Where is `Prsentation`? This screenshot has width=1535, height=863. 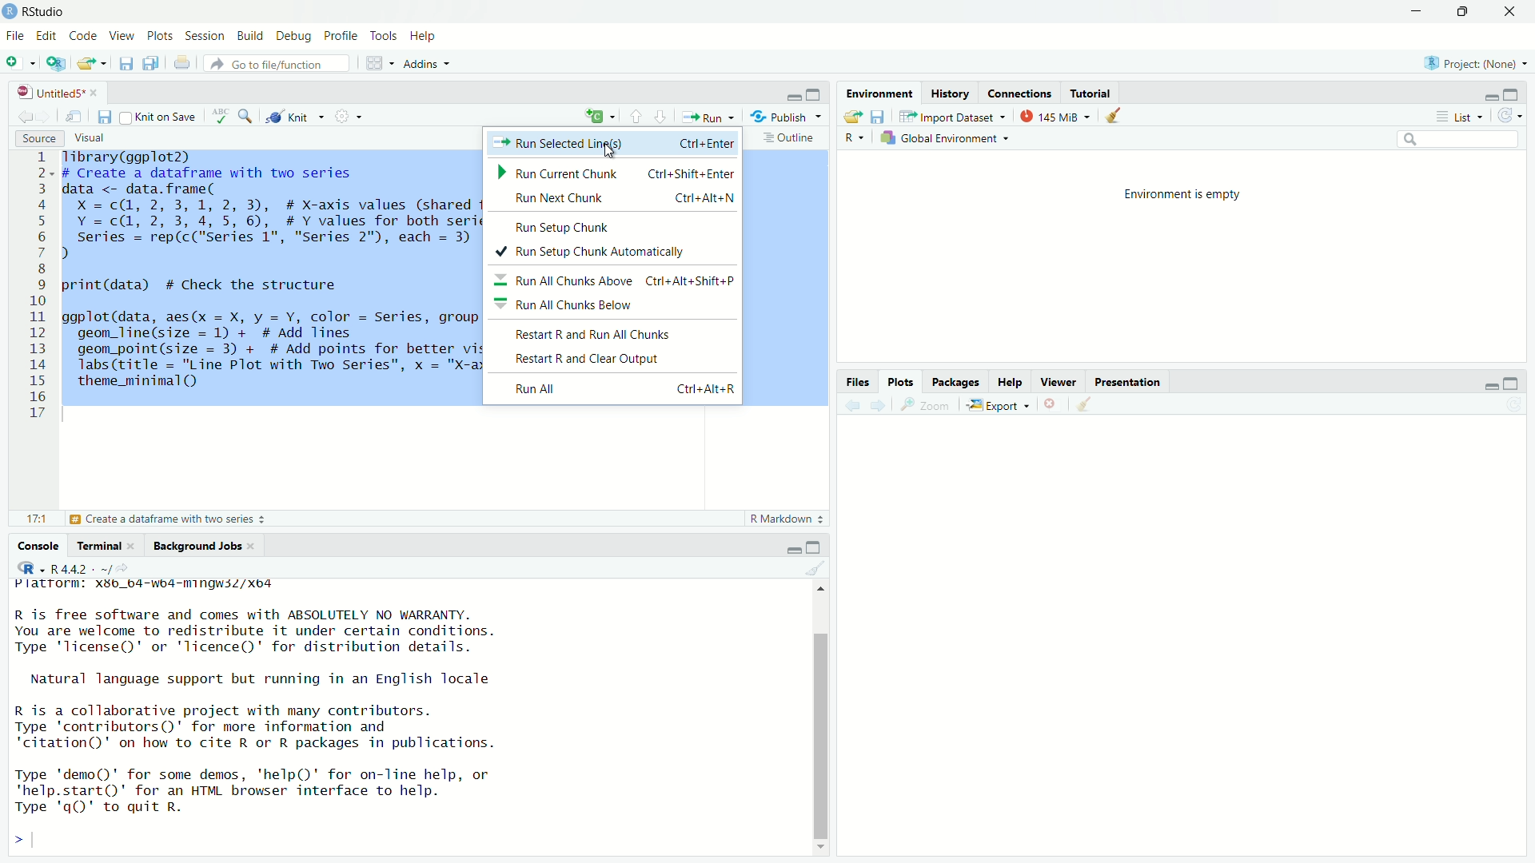
Prsentation is located at coordinates (1133, 381).